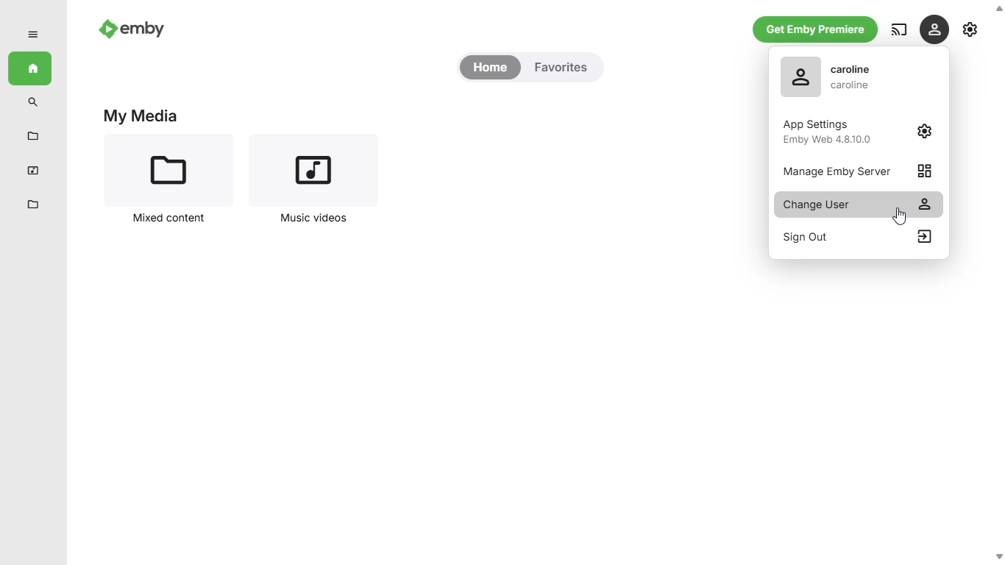 This screenshot has height=565, width=1005. I want to click on music videos, so click(310, 181).